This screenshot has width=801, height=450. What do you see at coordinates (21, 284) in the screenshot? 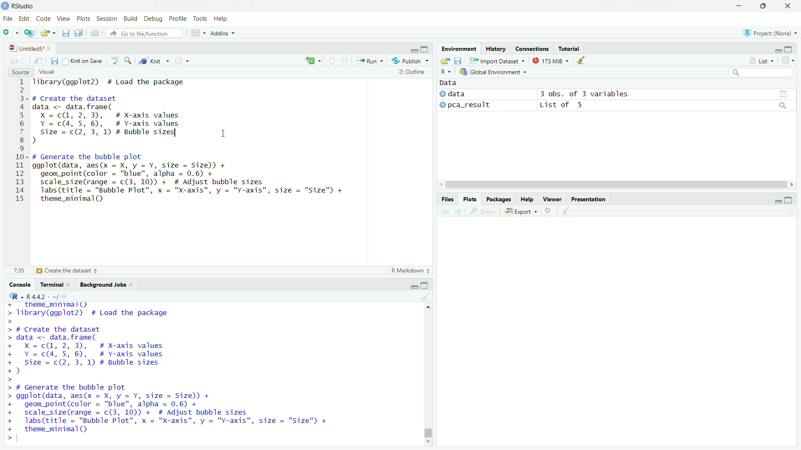
I see `Console` at bounding box center [21, 284].